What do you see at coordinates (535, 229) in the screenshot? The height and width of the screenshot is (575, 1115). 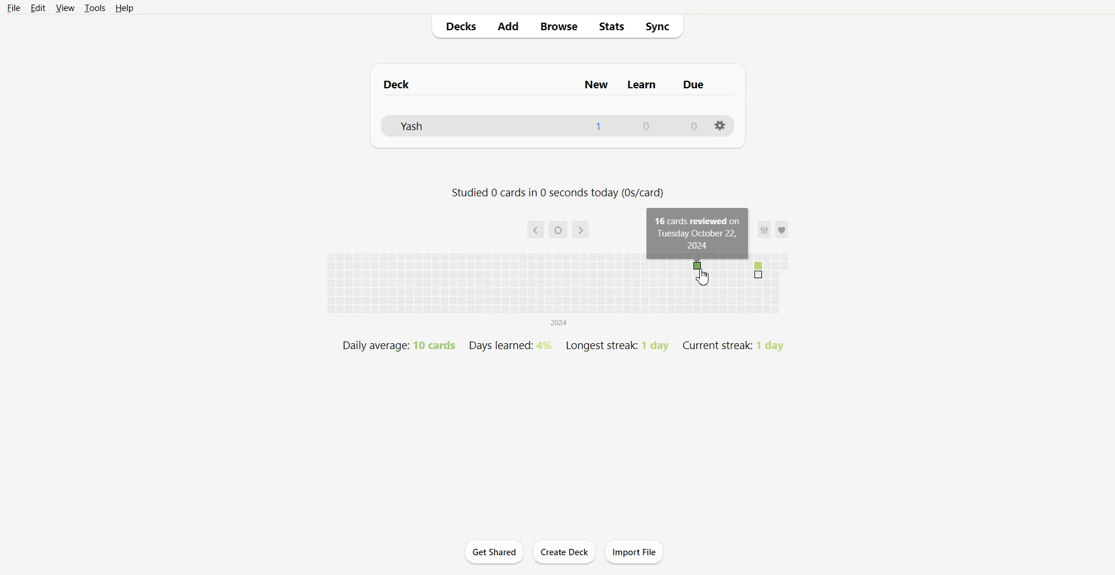 I see `back` at bounding box center [535, 229].